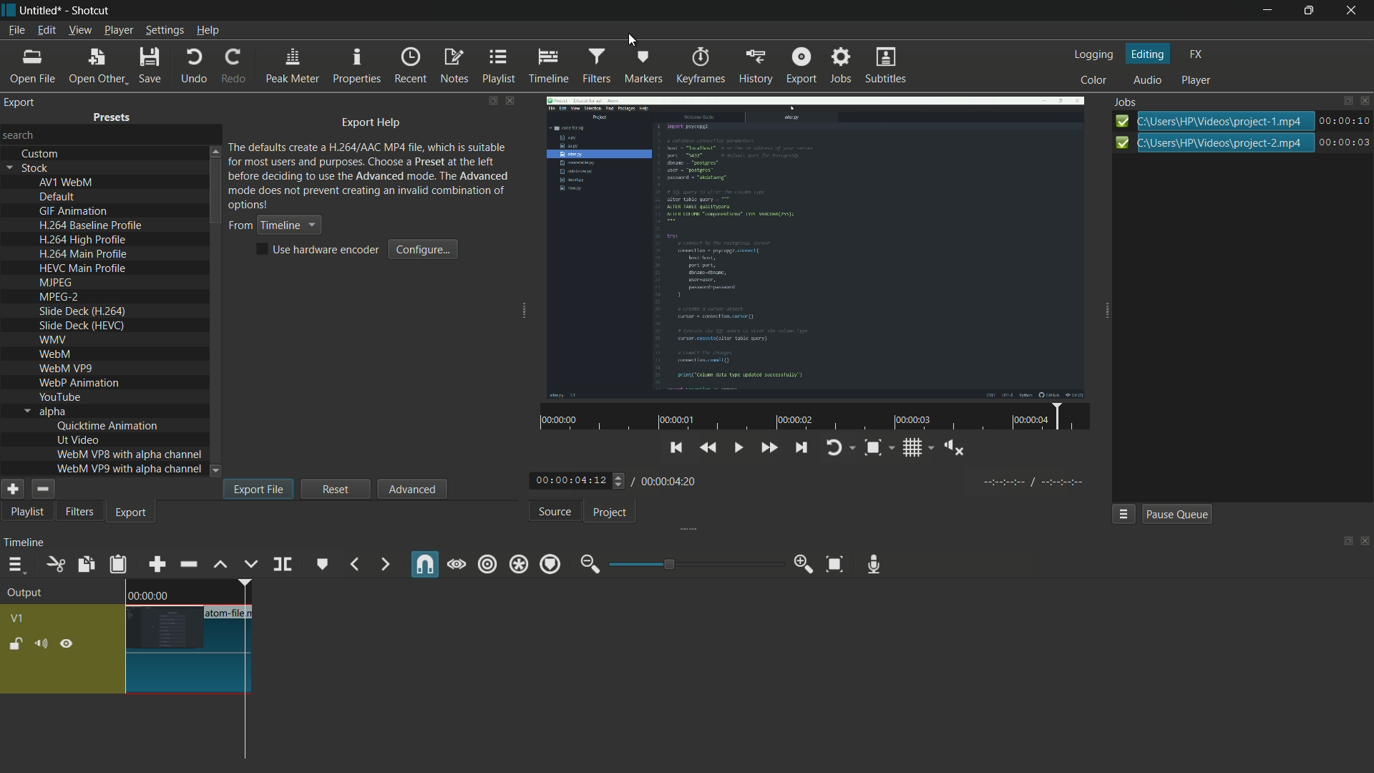 The width and height of the screenshot is (1374, 773). What do you see at coordinates (83, 255) in the screenshot?
I see `h.264 main profile` at bounding box center [83, 255].